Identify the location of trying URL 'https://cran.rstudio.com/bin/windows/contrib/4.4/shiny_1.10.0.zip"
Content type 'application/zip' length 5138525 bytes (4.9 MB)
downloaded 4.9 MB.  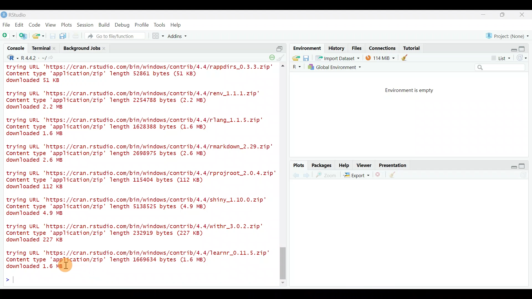
(141, 205).